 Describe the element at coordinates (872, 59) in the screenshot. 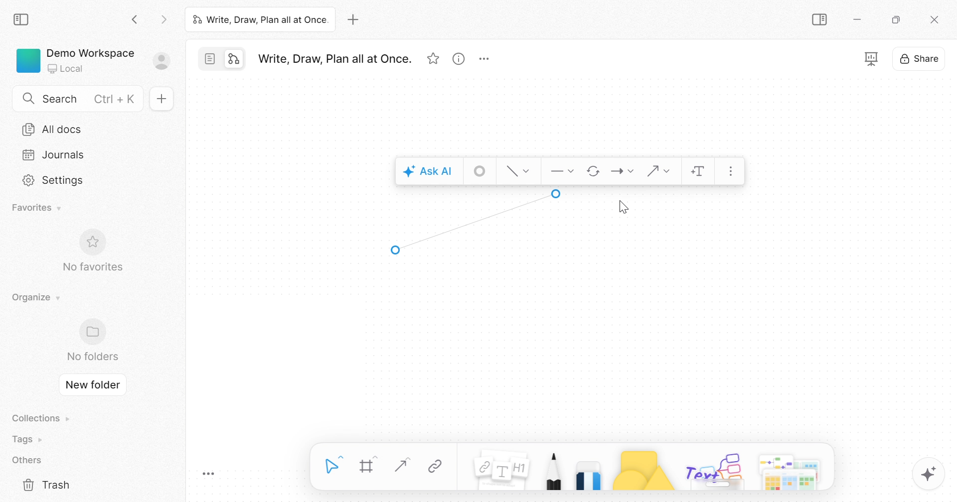

I see `Fullscreen` at that location.